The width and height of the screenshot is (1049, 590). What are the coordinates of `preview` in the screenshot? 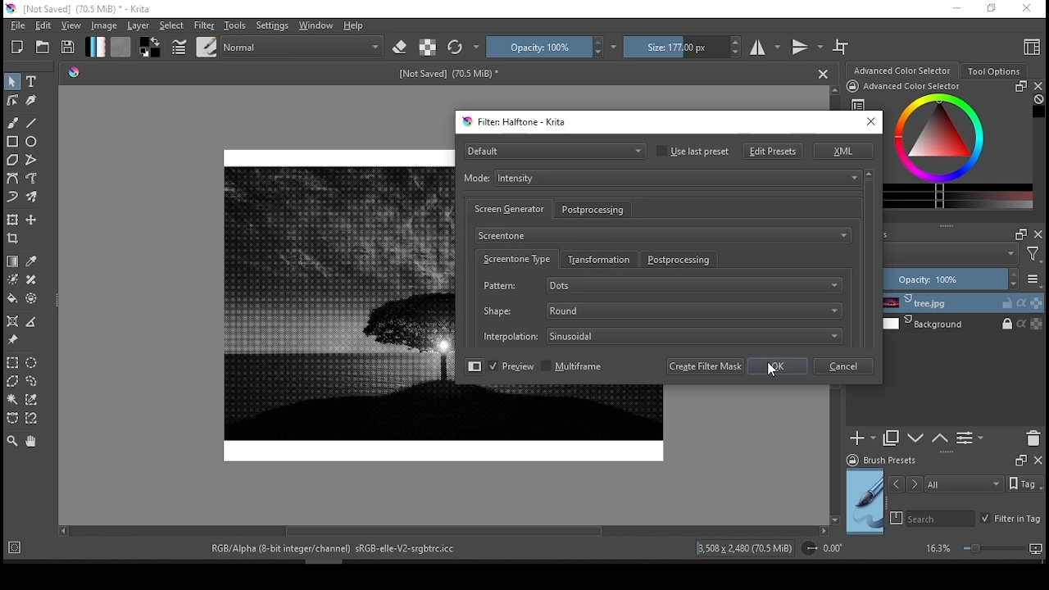 It's located at (865, 502).